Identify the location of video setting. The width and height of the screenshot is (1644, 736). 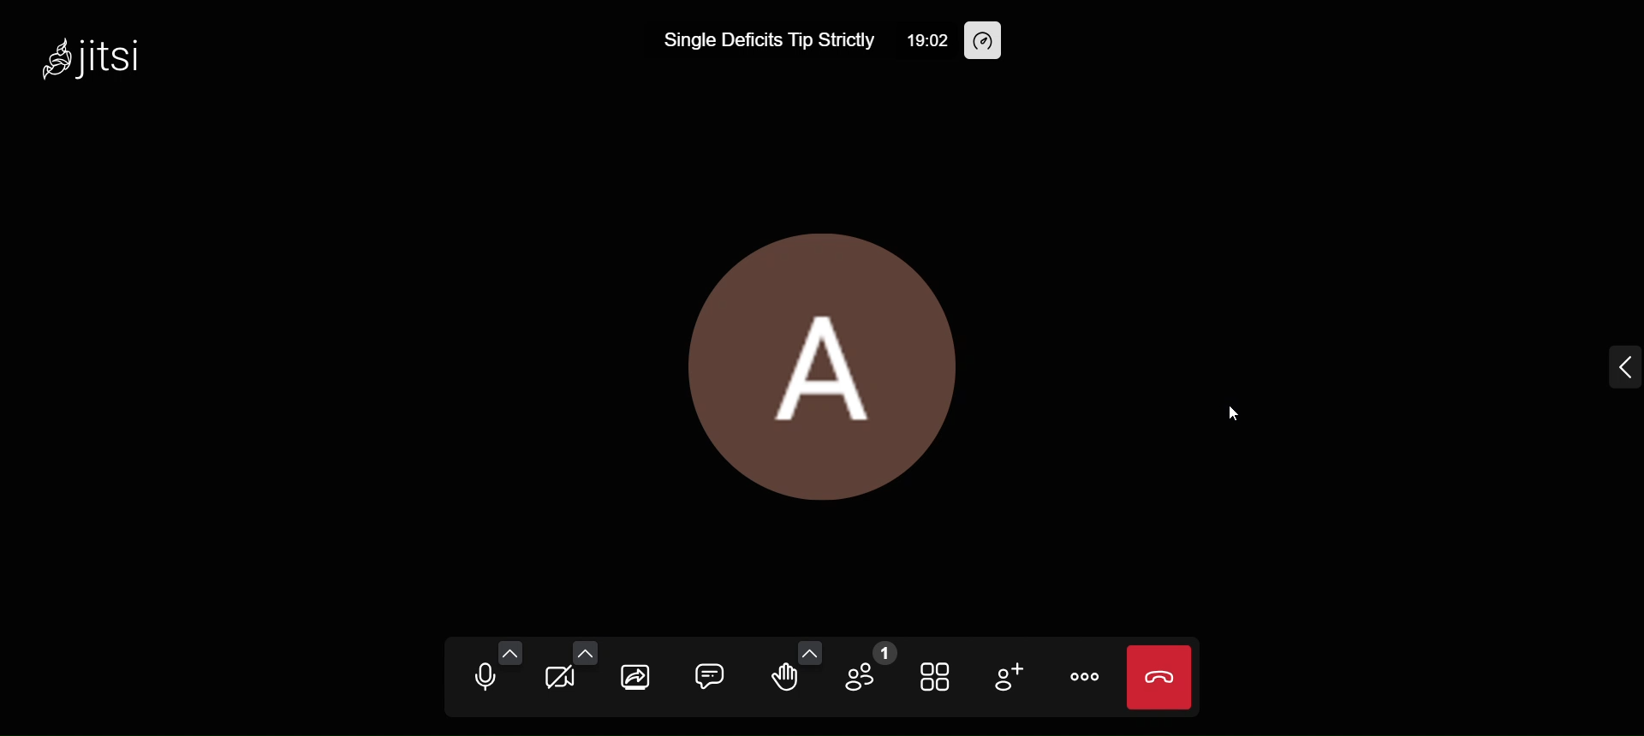
(584, 650).